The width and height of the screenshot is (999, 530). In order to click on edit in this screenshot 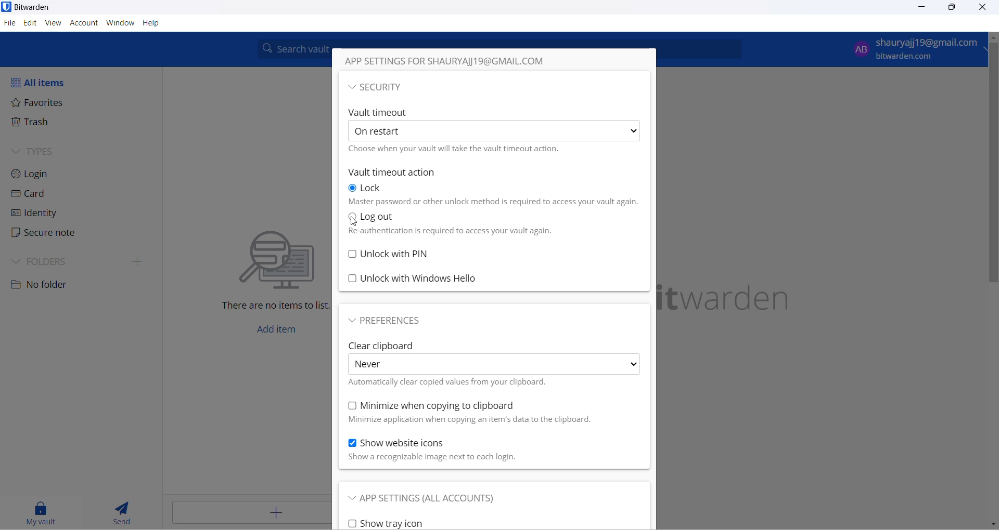, I will do `click(30, 23)`.